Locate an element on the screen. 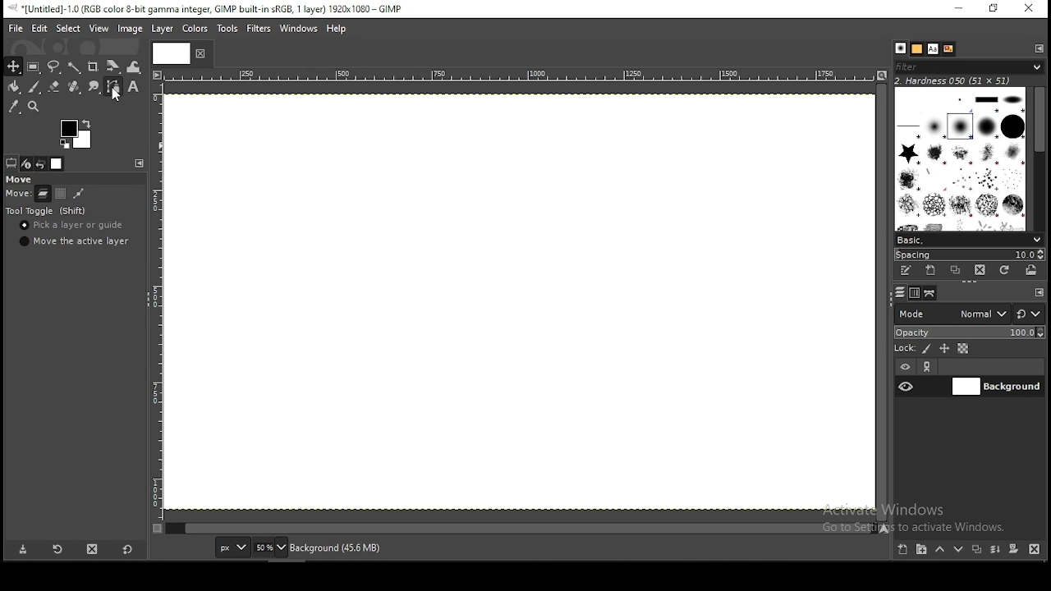  delete tool preset is located at coordinates (93, 552).